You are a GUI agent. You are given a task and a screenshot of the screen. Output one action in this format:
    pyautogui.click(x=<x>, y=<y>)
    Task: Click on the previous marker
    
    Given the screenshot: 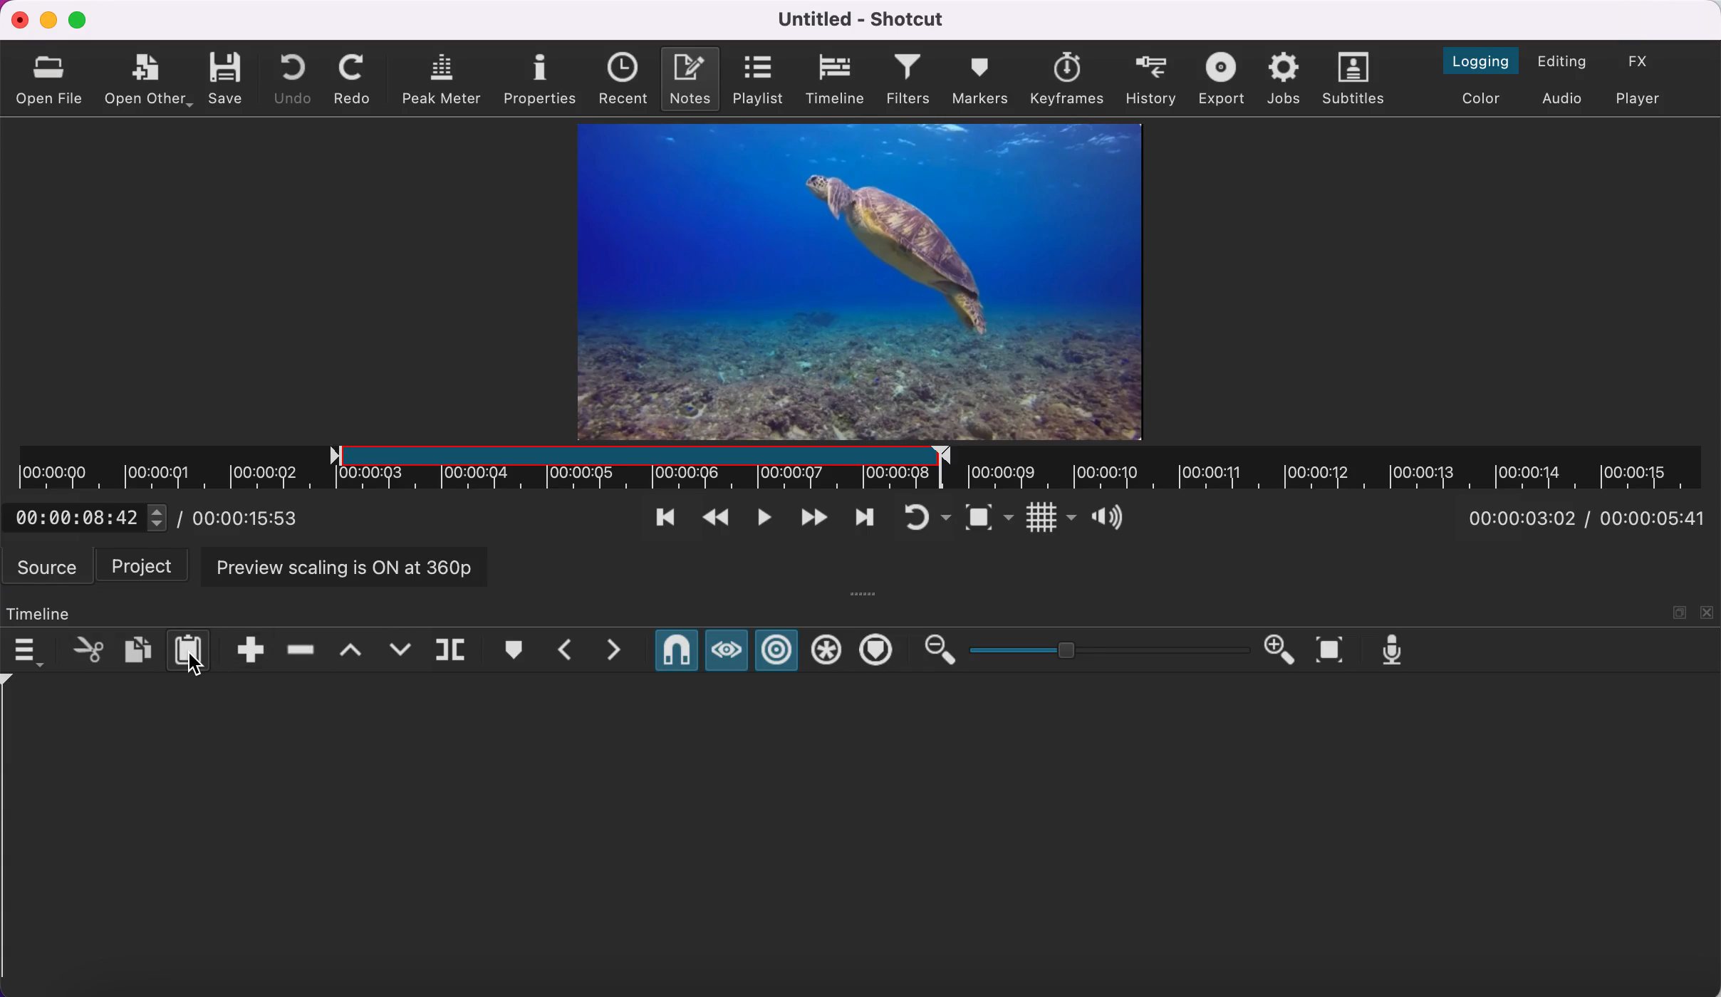 What is the action you would take?
    pyautogui.click(x=565, y=649)
    